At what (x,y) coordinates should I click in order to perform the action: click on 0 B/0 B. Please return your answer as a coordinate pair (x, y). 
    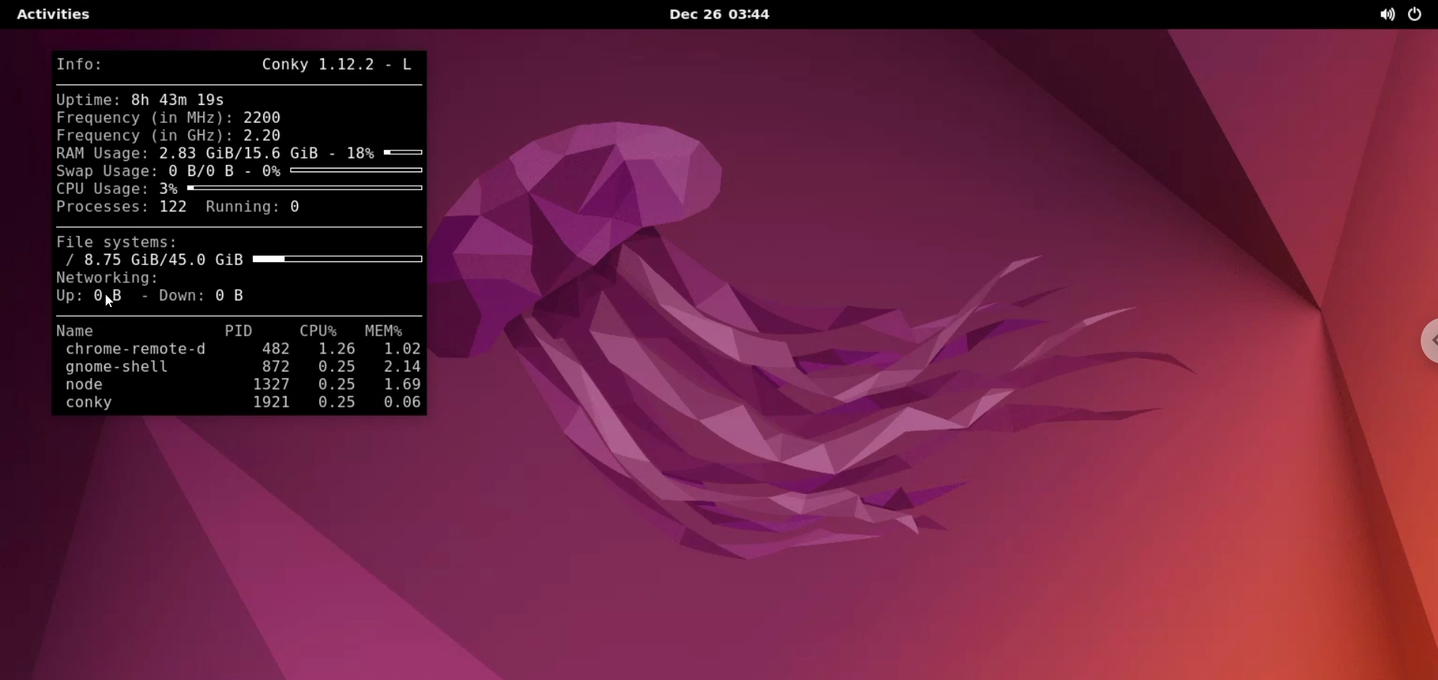
    Looking at the image, I should click on (208, 171).